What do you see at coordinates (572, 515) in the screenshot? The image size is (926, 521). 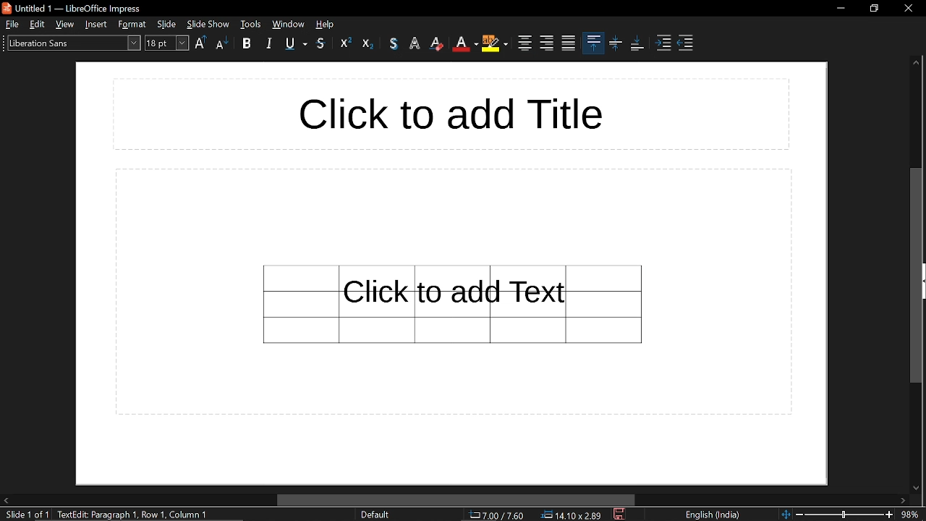 I see `dimension` at bounding box center [572, 515].